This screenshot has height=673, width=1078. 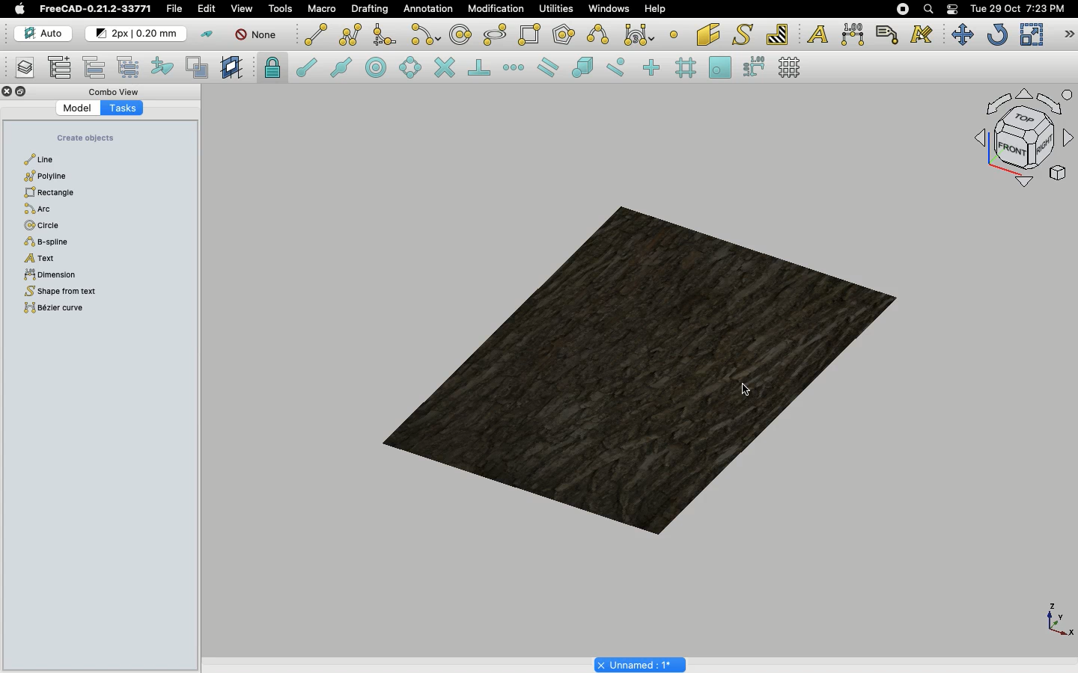 I want to click on Polyline, so click(x=46, y=176).